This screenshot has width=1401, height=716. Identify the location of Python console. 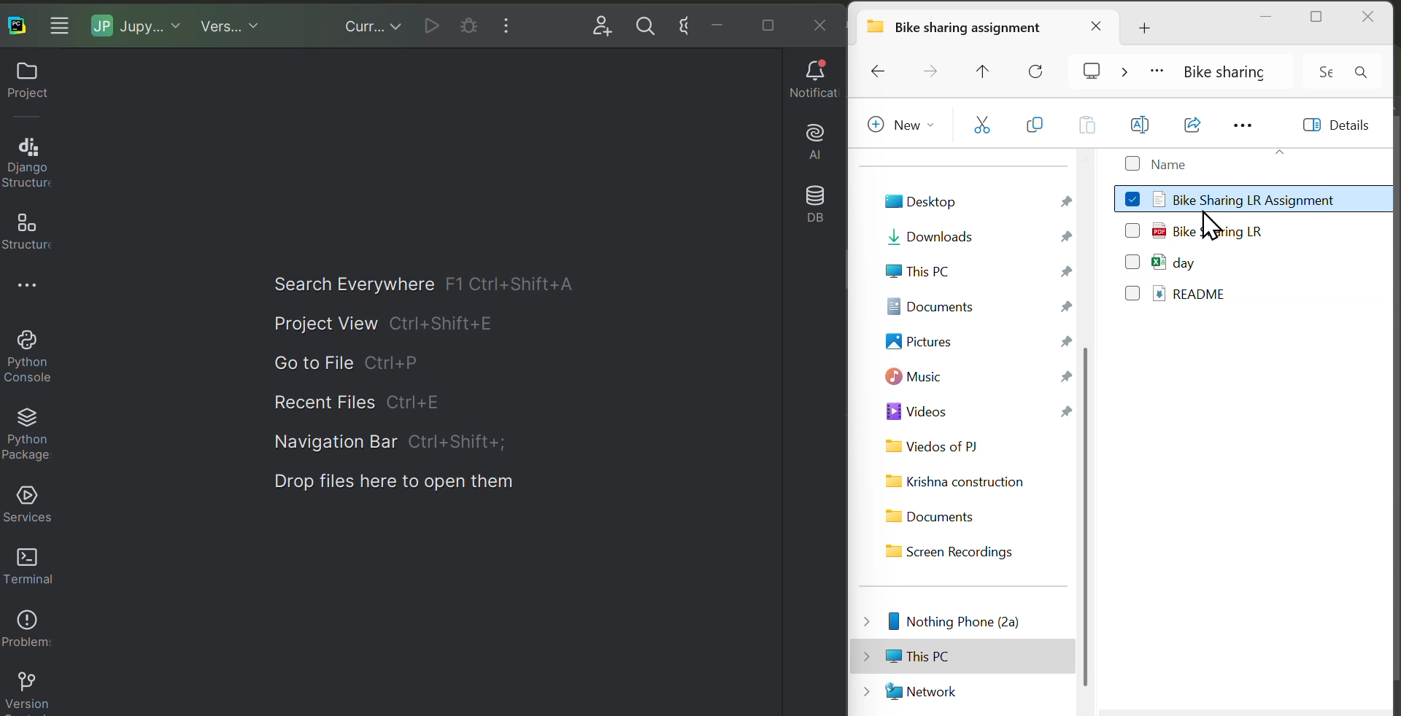
(26, 359).